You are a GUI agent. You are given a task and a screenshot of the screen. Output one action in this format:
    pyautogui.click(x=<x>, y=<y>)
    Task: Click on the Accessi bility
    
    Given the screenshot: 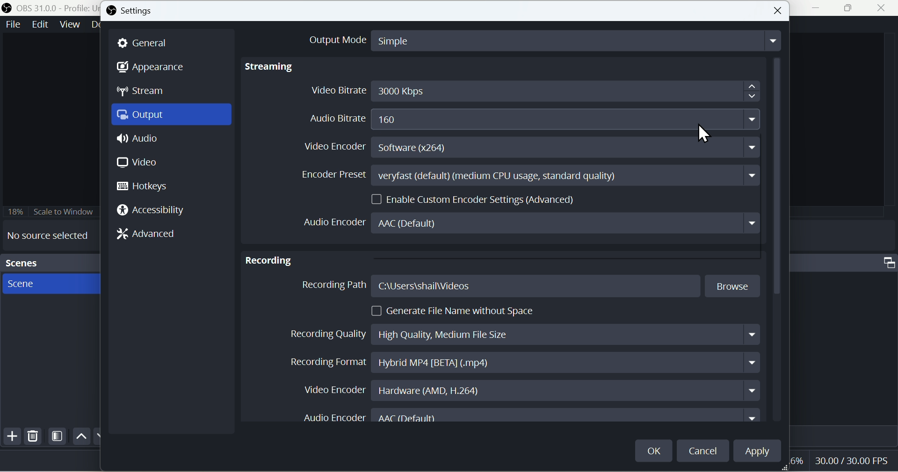 What is the action you would take?
    pyautogui.click(x=156, y=212)
    